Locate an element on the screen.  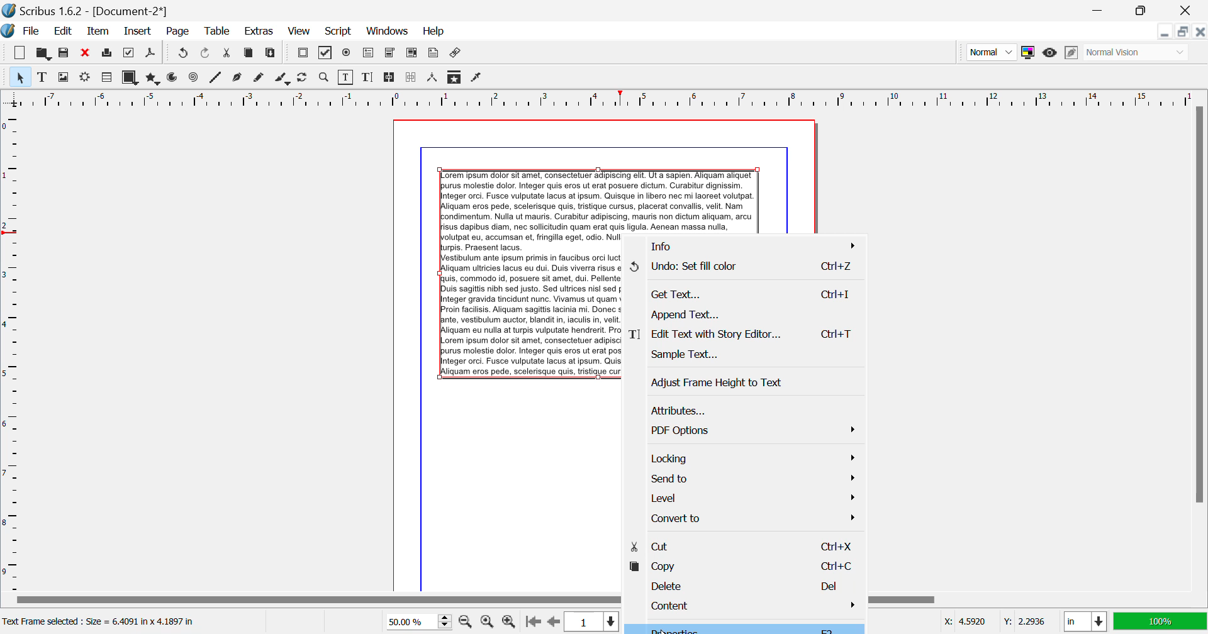
Select is located at coordinates (19, 76).